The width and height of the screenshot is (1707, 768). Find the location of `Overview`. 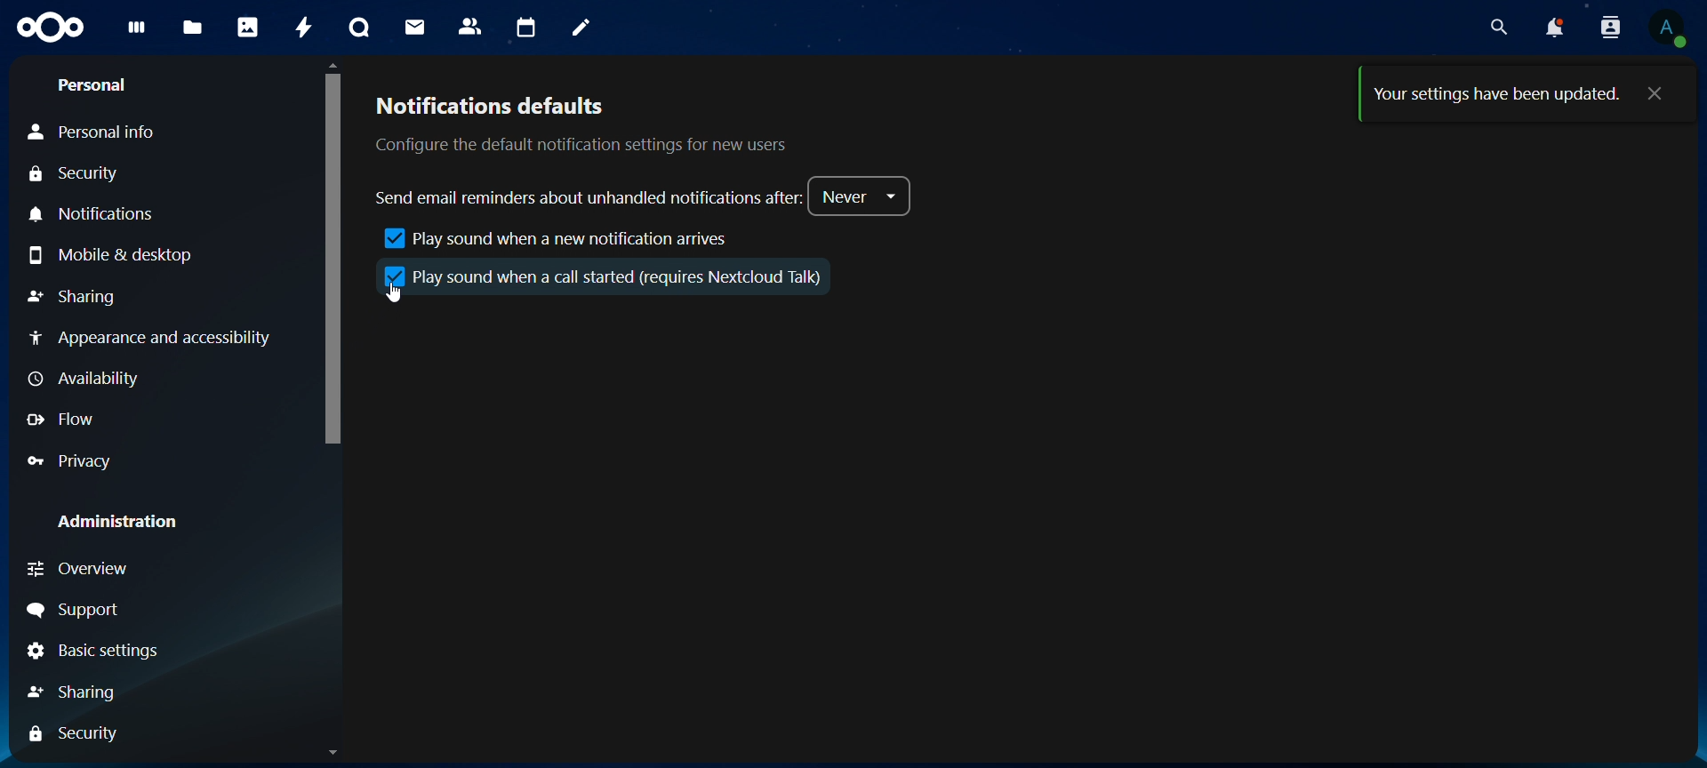

Overview is located at coordinates (76, 572).